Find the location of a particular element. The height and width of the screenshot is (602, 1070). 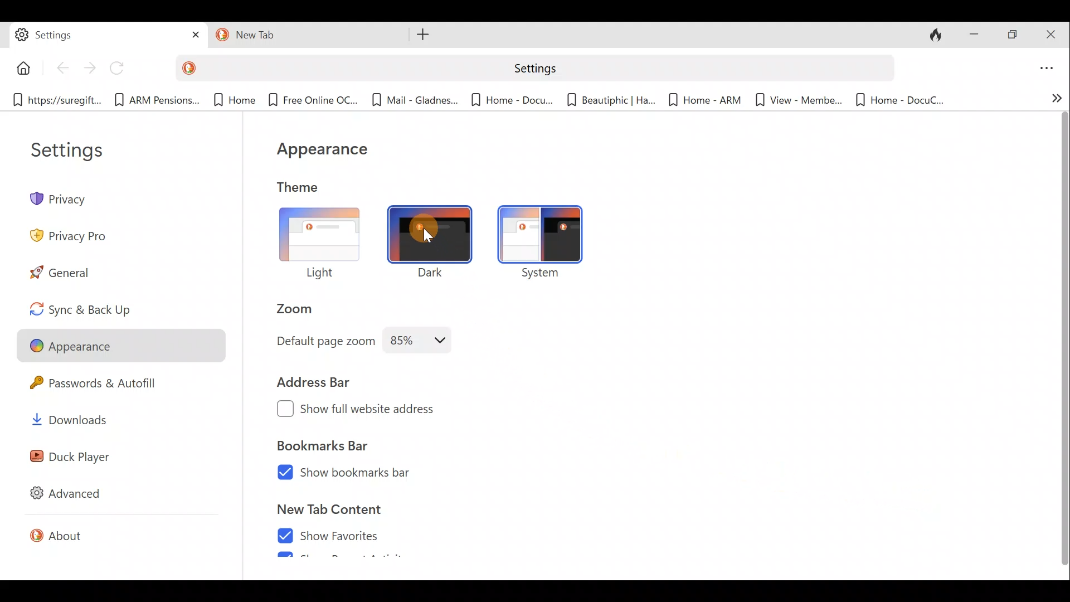

Bookmark 6 is located at coordinates (512, 99).